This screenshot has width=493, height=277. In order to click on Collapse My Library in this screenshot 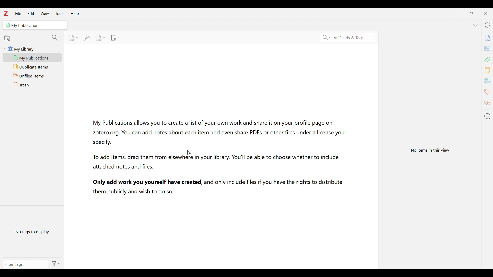, I will do `click(5, 49)`.